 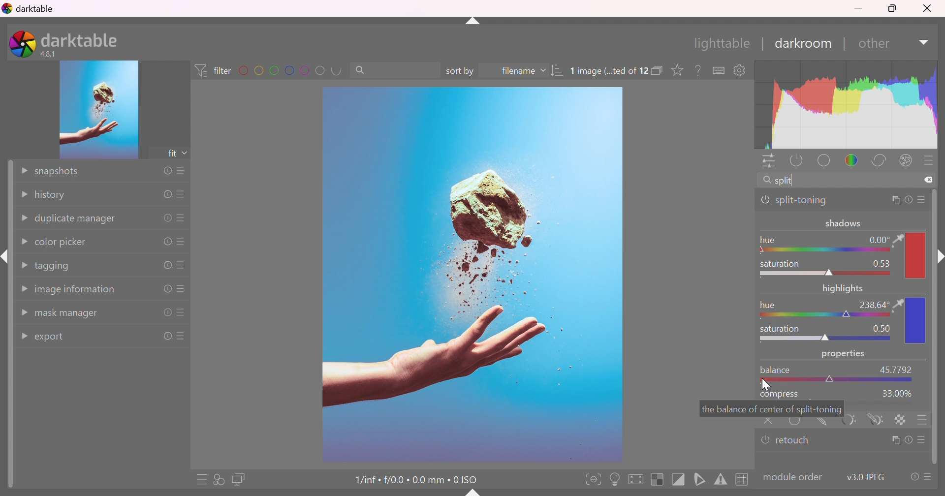 I want to click on Minimize, so click(x=860, y=8).